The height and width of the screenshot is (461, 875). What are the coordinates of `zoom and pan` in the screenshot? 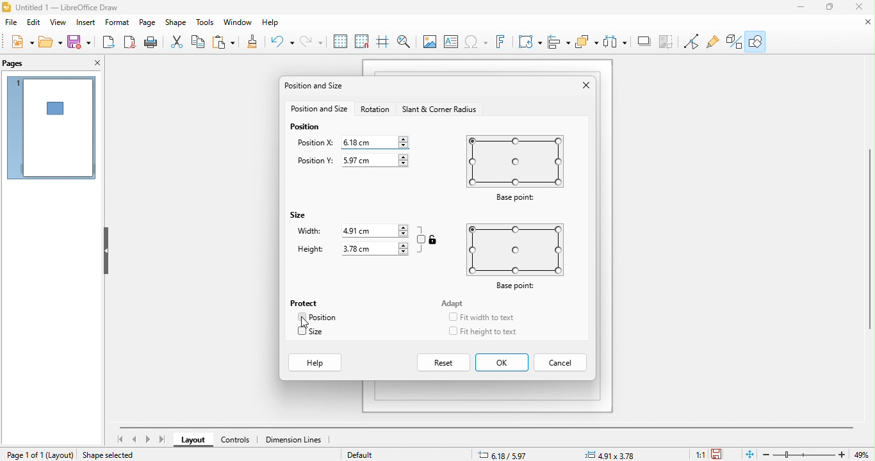 It's located at (407, 43).